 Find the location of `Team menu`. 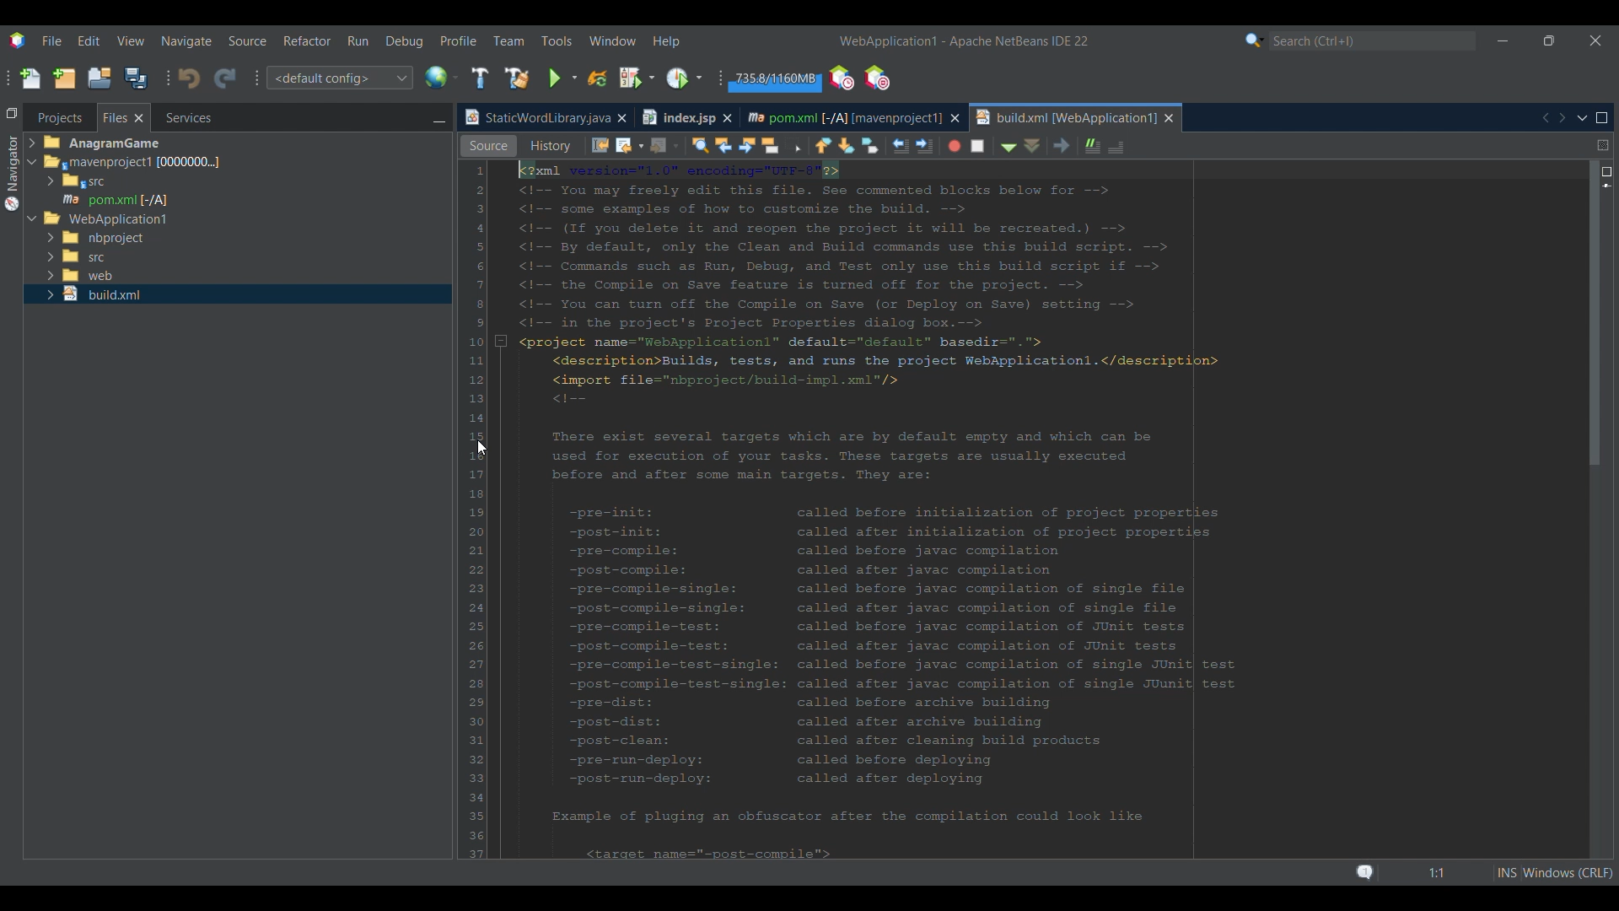

Team menu is located at coordinates (508, 40).